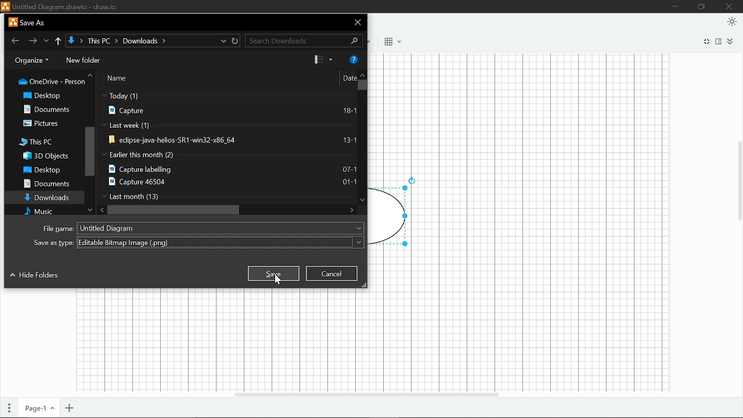 The width and height of the screenshot is (743, 418). Describe the element at coordinates (738, 175) in the screenshot. I see `Vertical scrollar` at that location.